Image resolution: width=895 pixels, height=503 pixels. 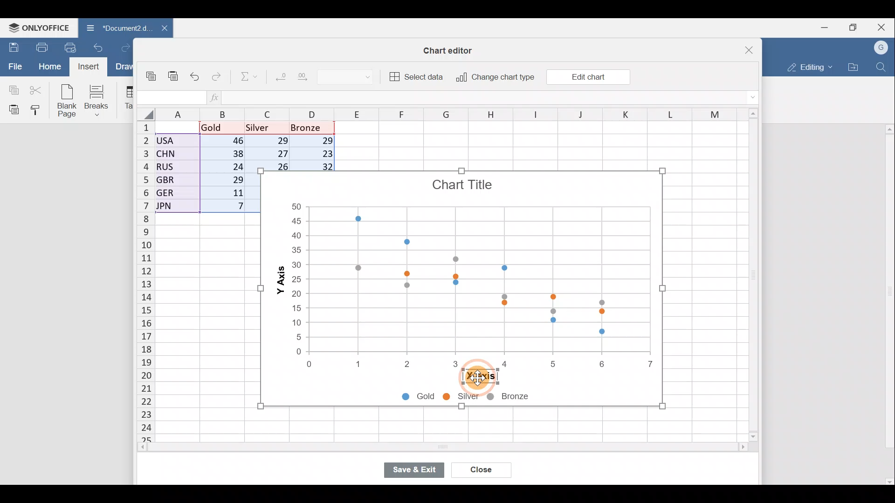 What do you see at coordinates (89, 67) in the screenshot?
I see `Cursor on Insert` at bounding box center [89, 67].